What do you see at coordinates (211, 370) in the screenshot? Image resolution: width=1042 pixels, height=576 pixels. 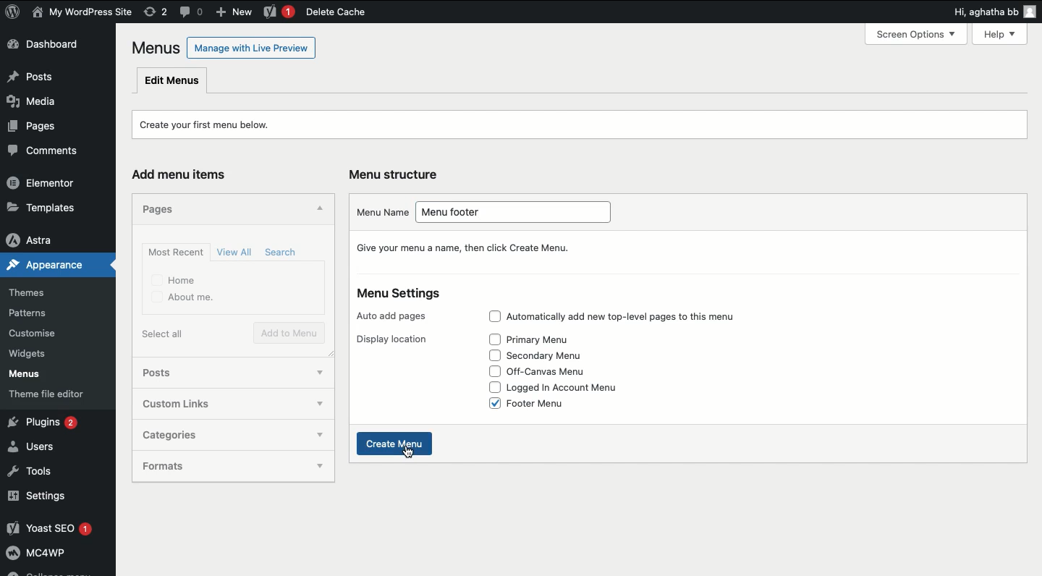 I see `Posts` at bounding box center [211, 370].